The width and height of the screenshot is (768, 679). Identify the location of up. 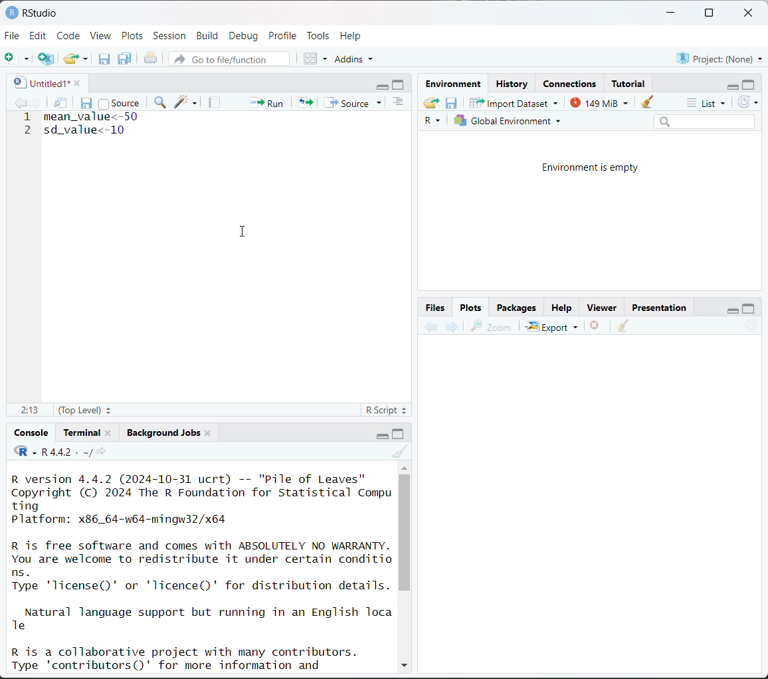
(404, 466).